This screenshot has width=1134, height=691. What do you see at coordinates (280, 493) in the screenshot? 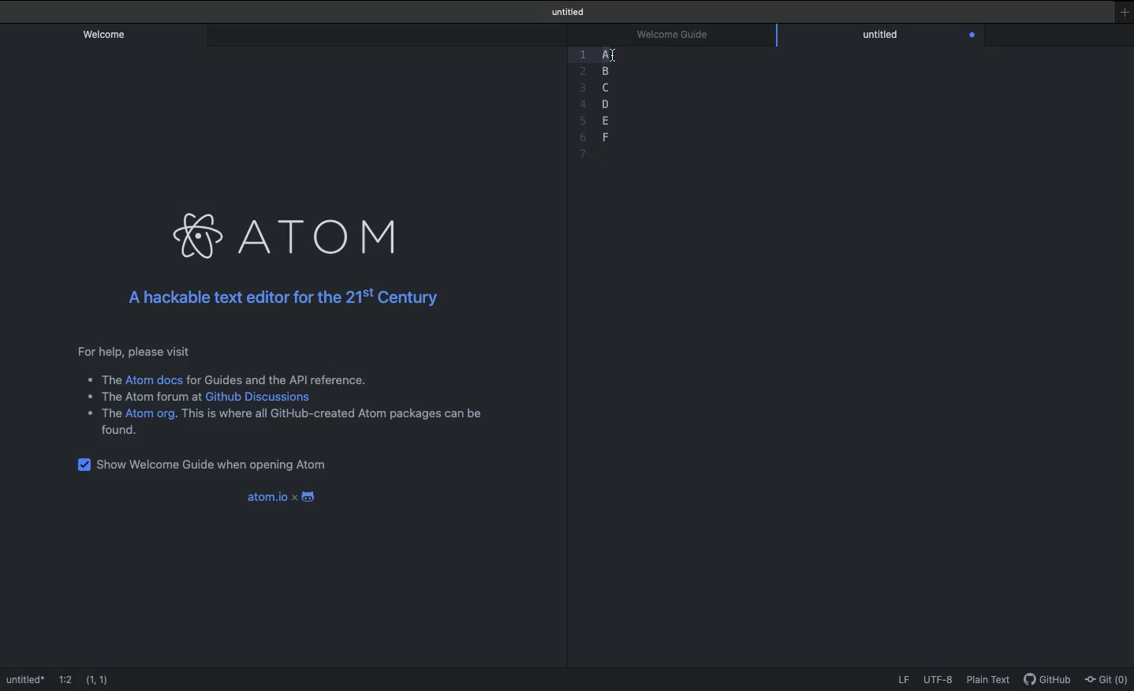
I see `Atom.io x android ` at bounding box center [280, 493].